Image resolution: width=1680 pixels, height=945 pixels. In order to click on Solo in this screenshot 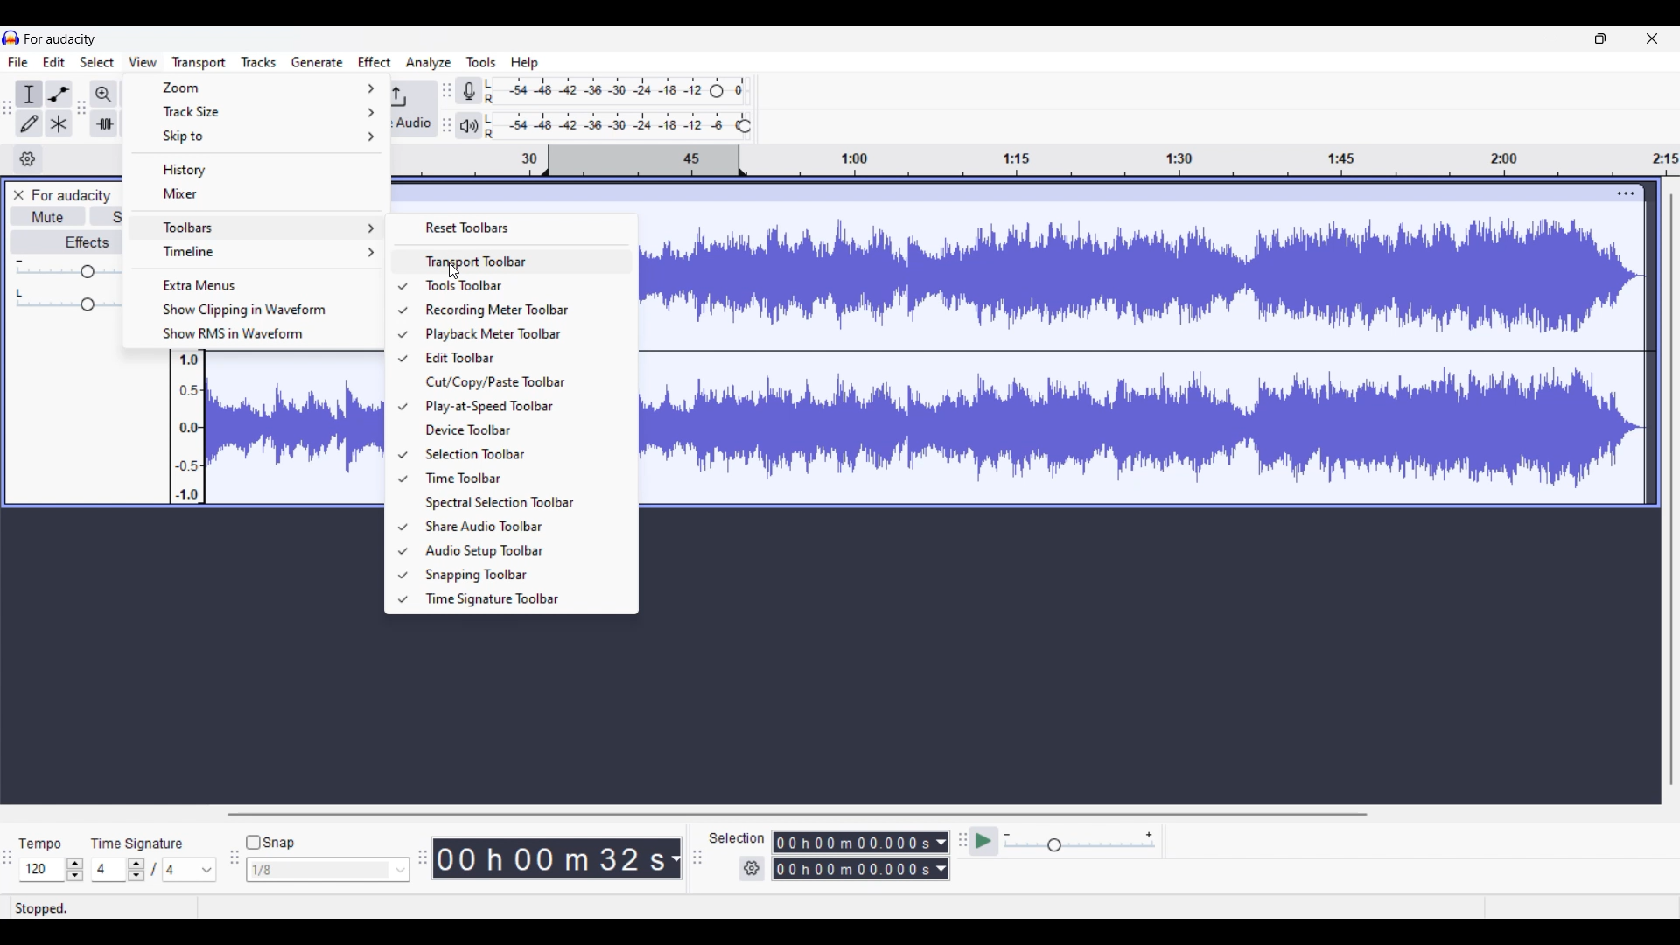, I will do `click(107, 215)`.